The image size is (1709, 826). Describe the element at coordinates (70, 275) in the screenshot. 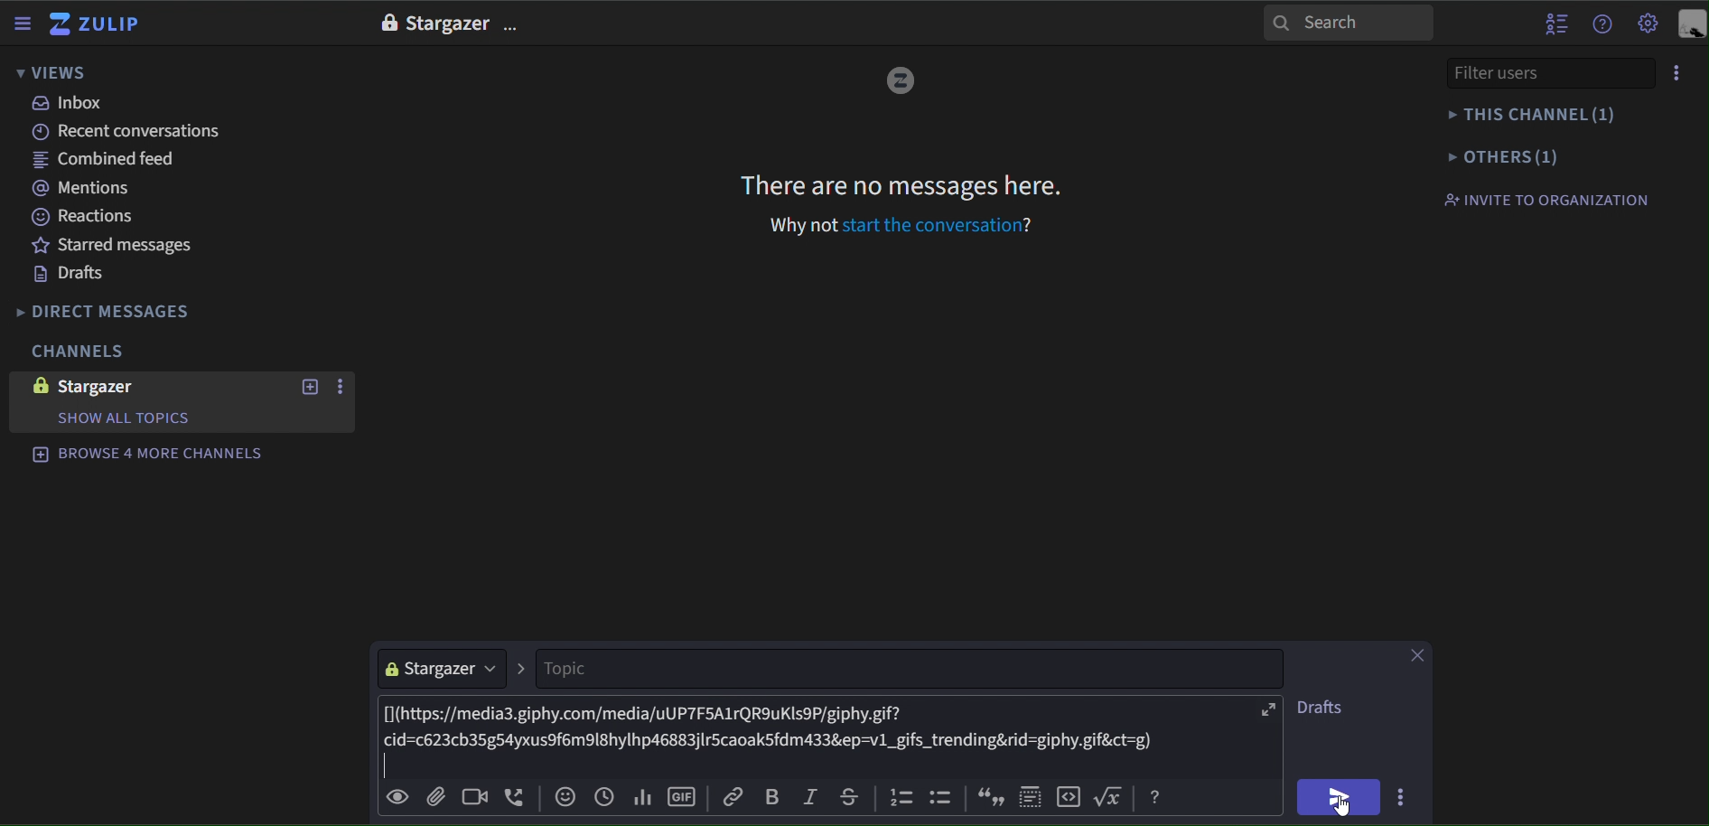

I see `drafts` at that location.